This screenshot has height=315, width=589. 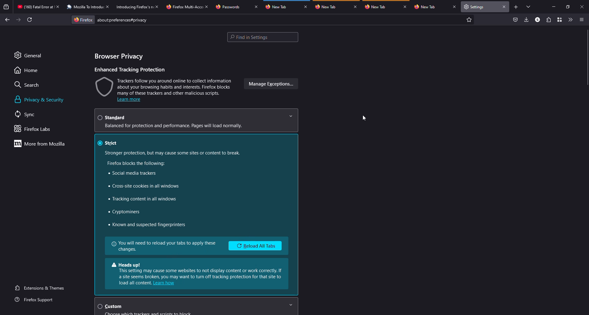 I want to click on strict selected, so click(x=109, y=143).